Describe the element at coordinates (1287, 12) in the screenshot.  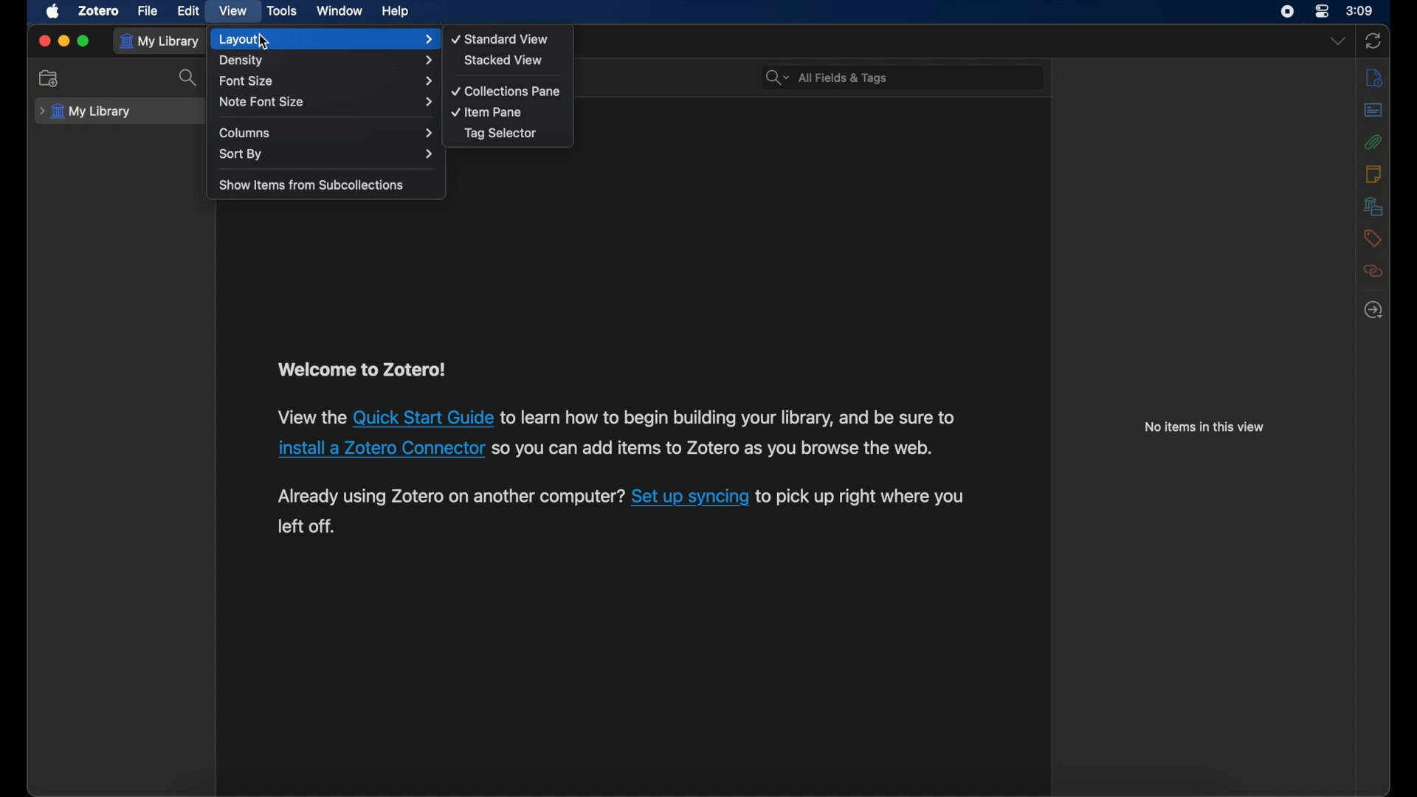
I see `screen recorder icon` at that location.